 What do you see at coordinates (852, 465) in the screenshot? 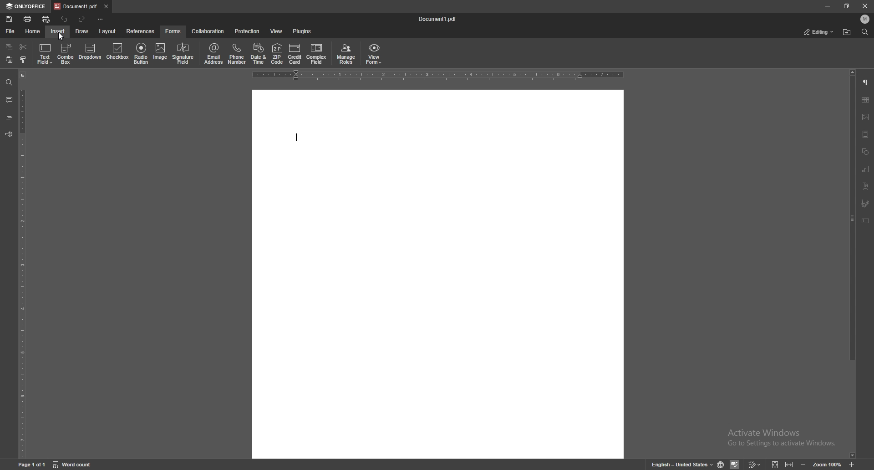
I see `zoom in` at bounding box center [852, 465].